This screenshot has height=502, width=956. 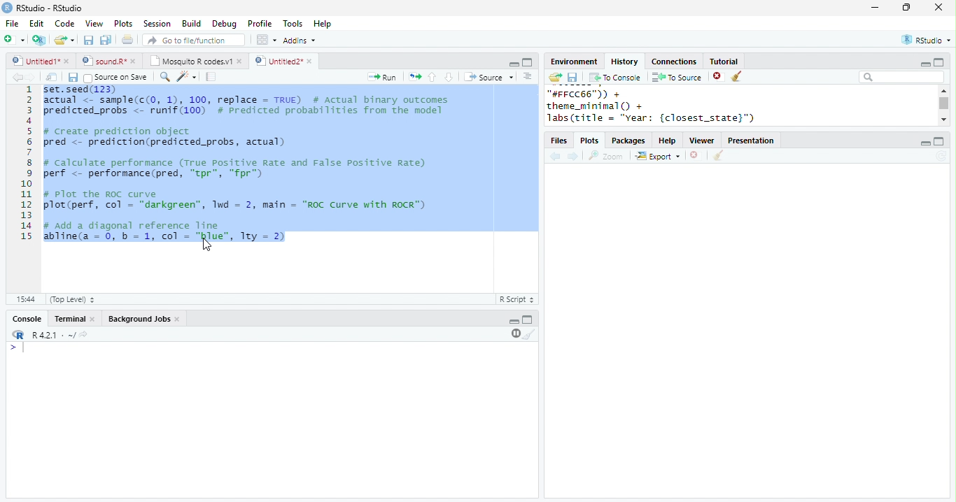 I want to click on maximize, so click(x=938, y=62).